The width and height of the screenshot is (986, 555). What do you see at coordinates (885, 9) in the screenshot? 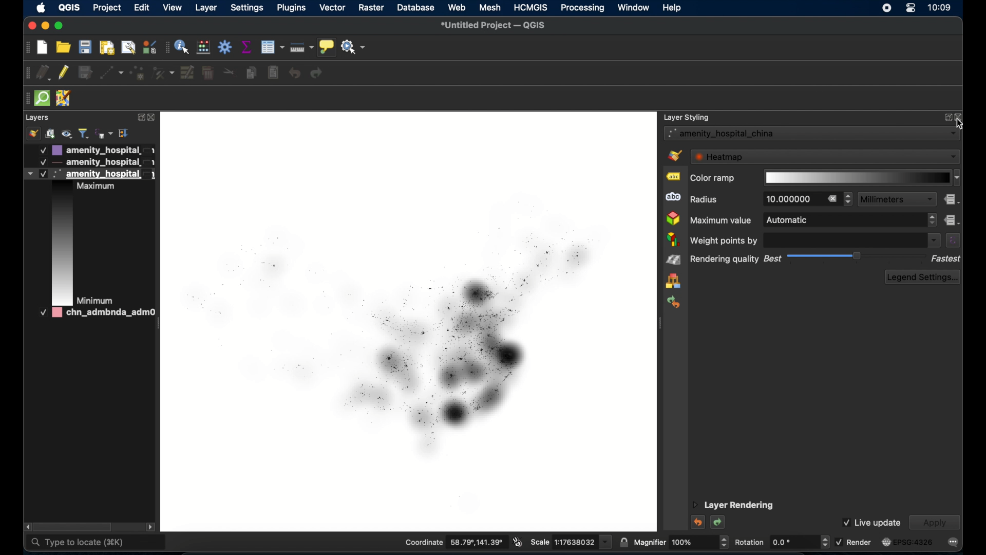
I see `screen recorder` at bounding box center [885, 9].